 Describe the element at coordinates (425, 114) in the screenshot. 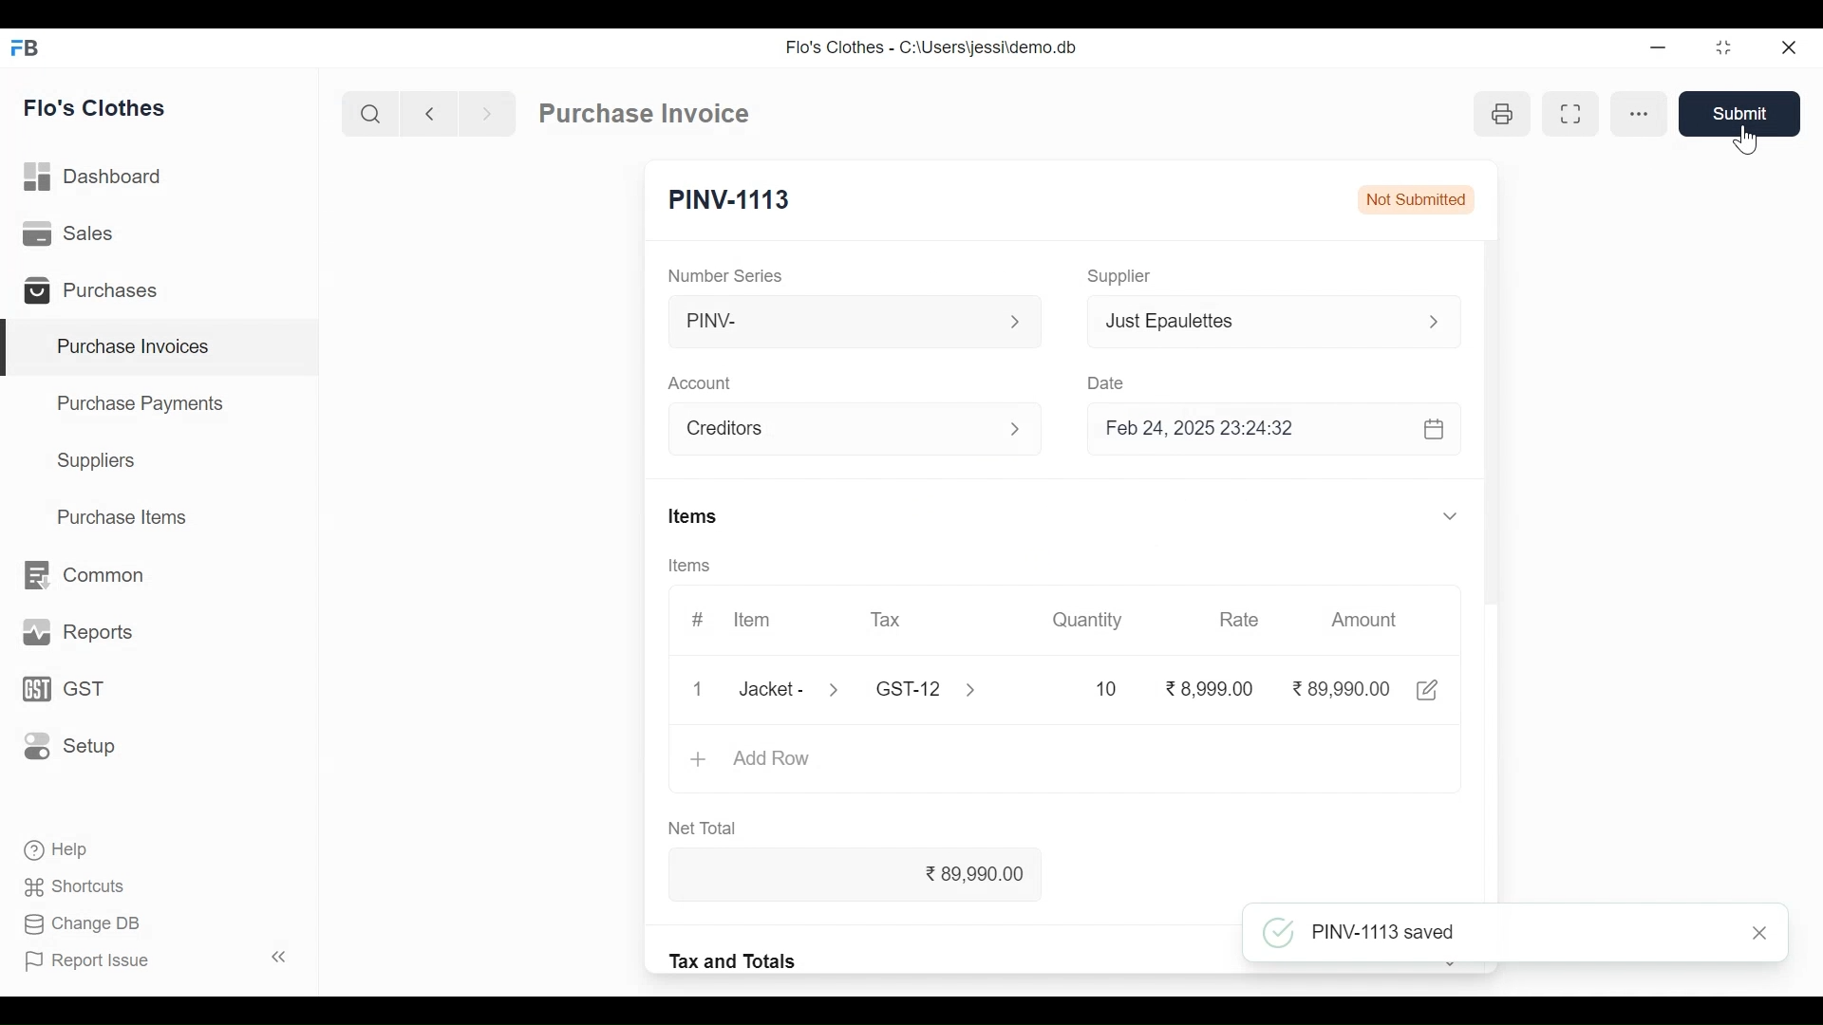

I see `Navigate back` at that location.